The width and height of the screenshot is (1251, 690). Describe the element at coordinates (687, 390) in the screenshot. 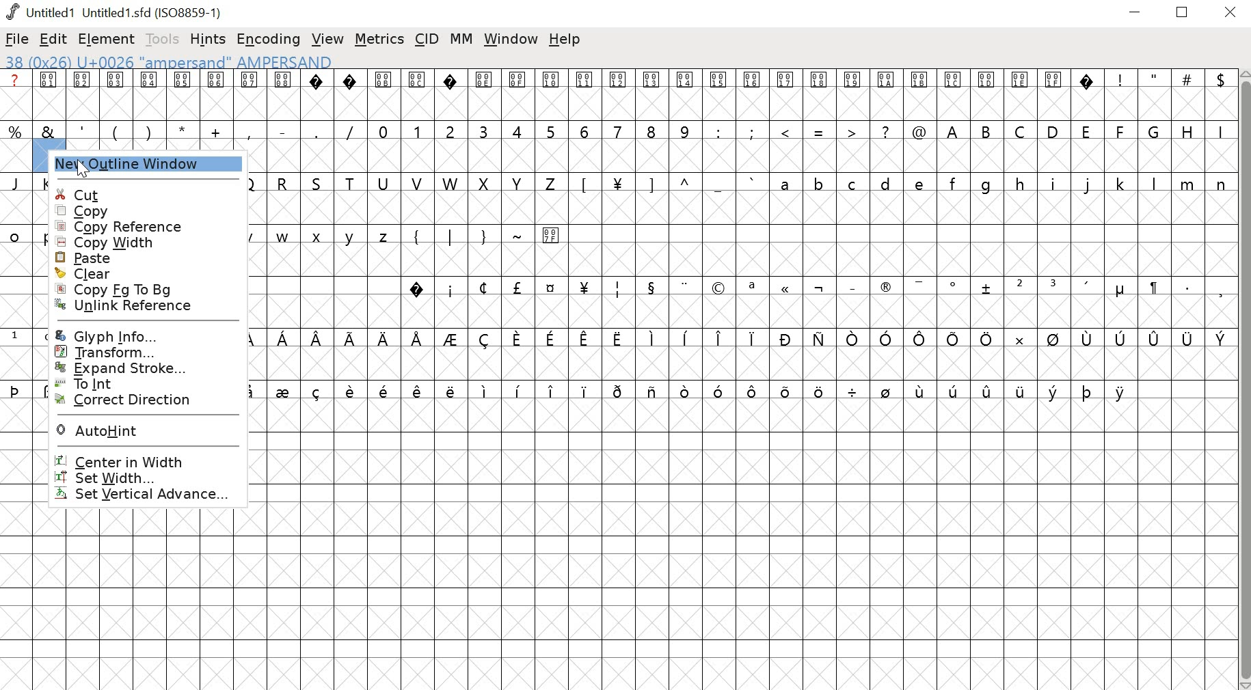

I see `symbol` at that location.